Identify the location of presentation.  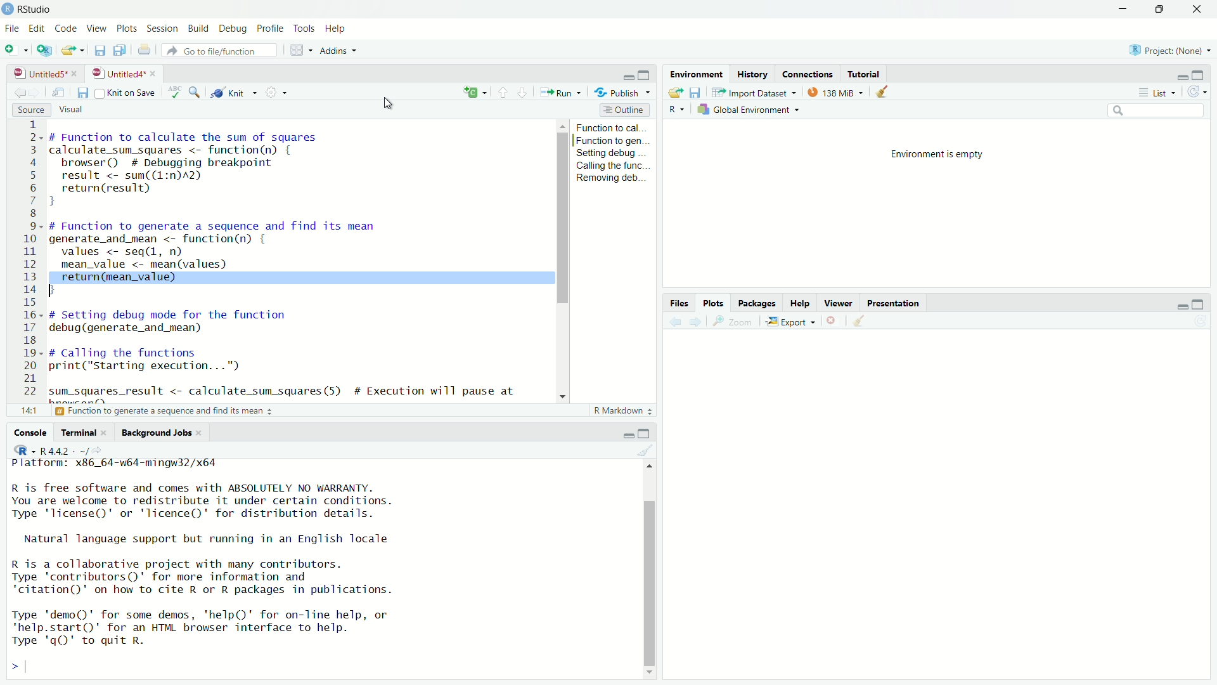
(896, 300).